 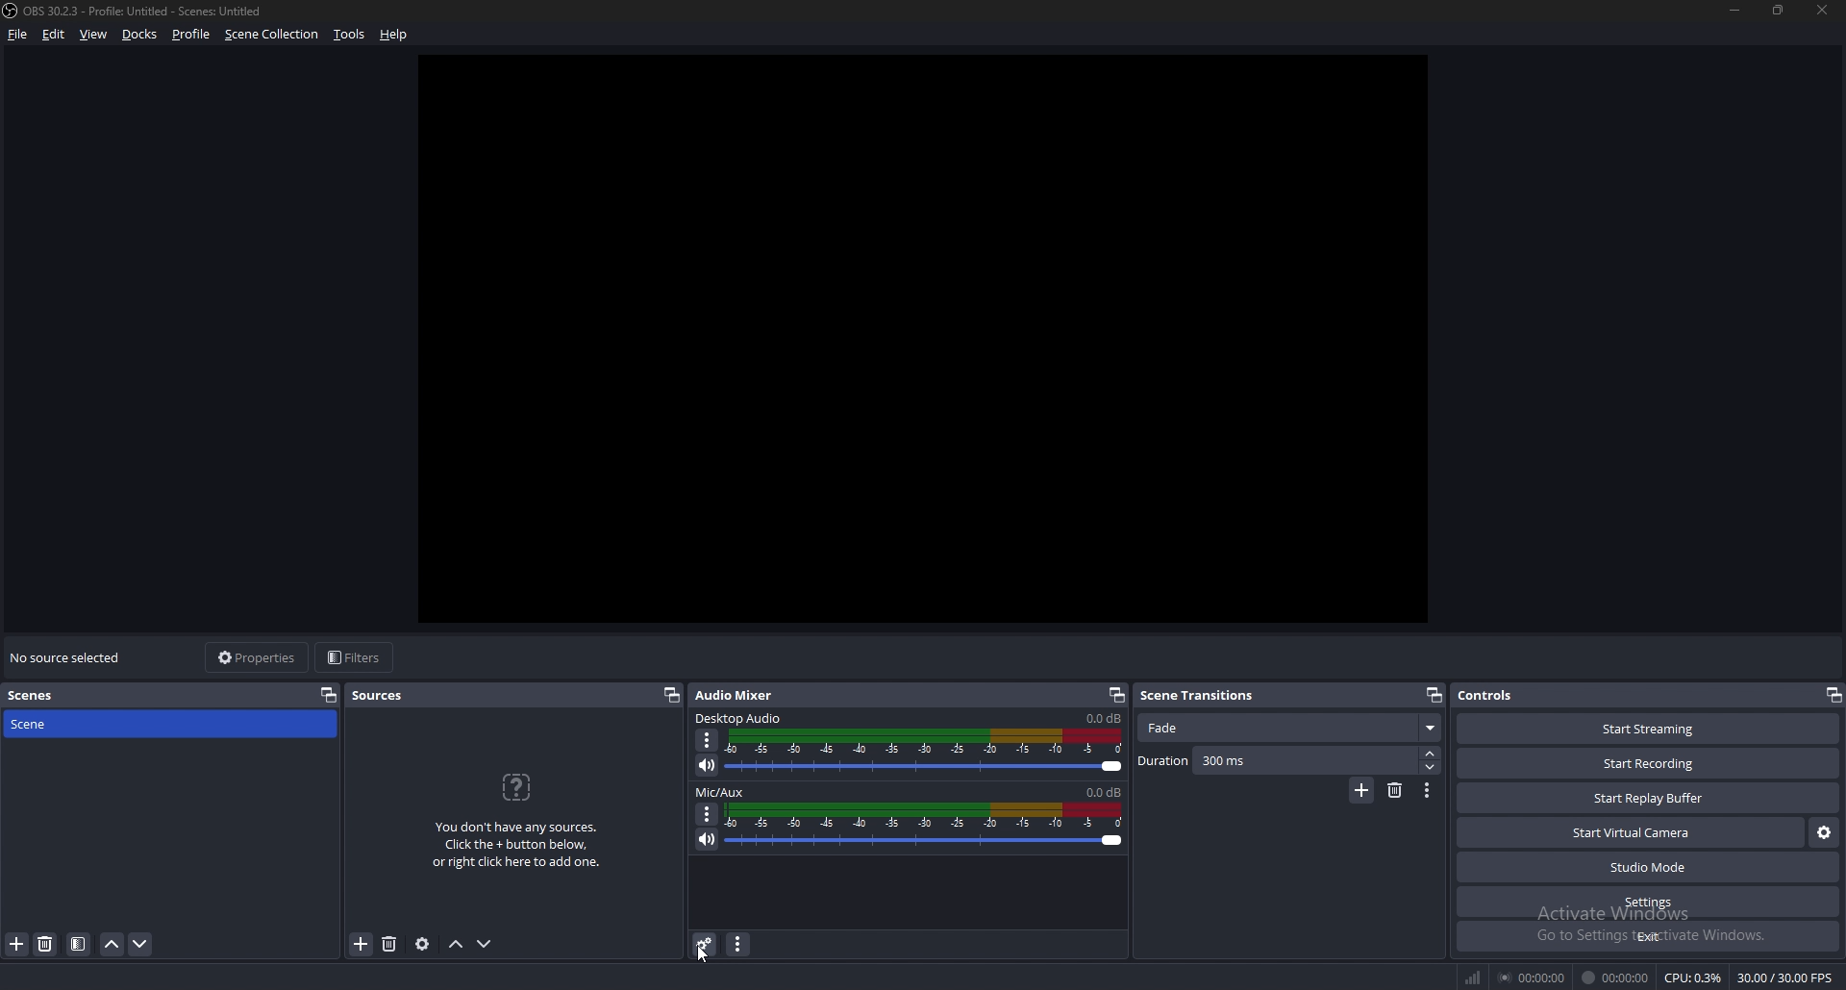 What do you see at coordinates (1276, 761) in the screenshot?
I see `duration` at bounding box center [1276, 761].